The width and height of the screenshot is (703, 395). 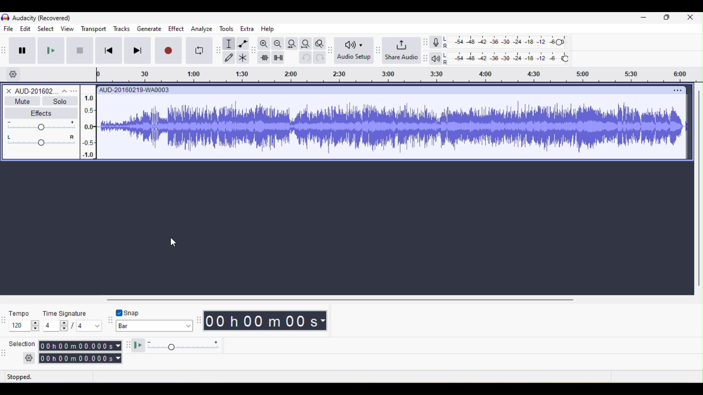 What do you see at coordinates (154, 326) in the screenshot?
I see `bar` at bounding box center [154, 326].